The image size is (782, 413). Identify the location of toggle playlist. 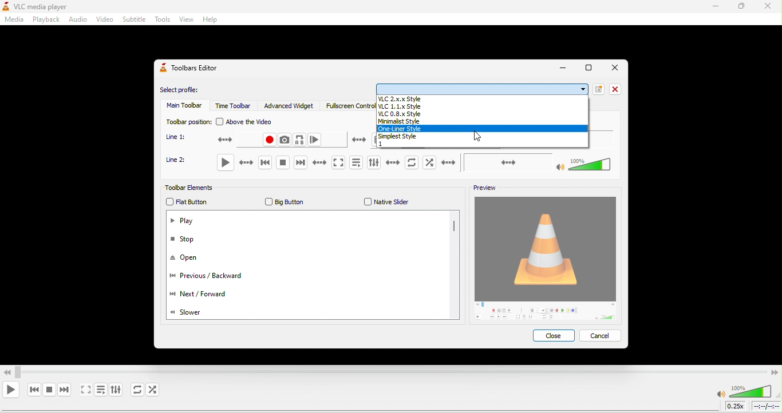
(100, 391).